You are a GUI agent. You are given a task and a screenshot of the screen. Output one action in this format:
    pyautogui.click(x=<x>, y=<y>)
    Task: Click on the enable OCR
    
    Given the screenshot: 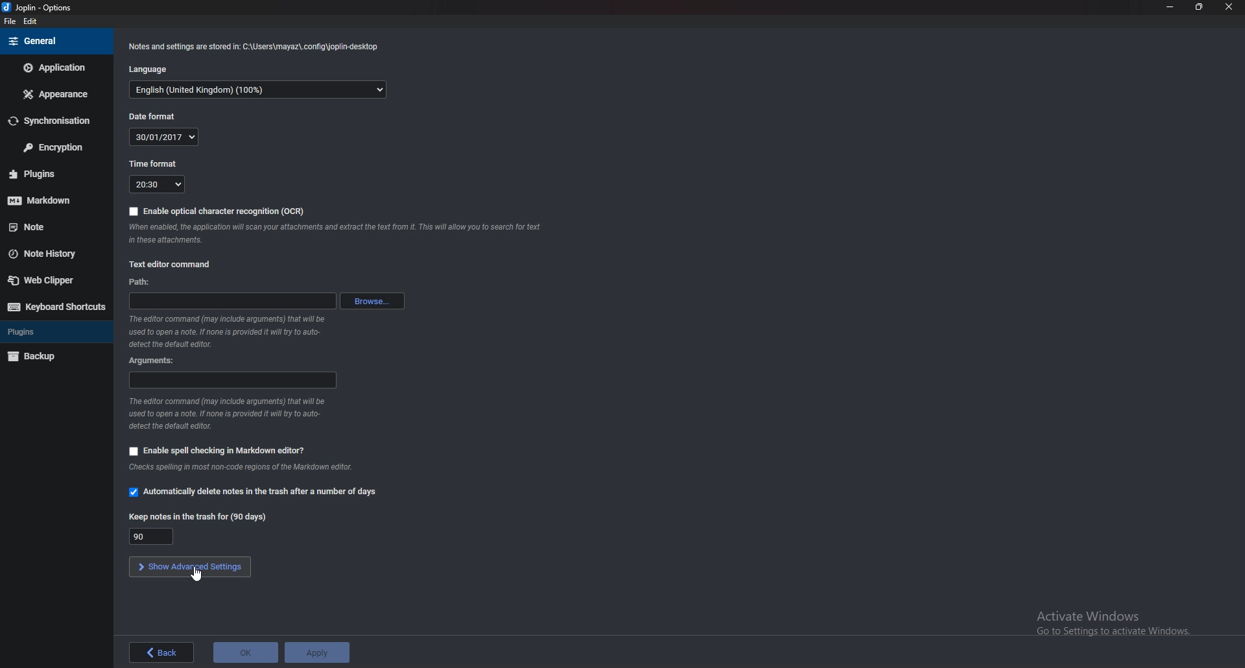 What is the action you would take?
    pyautogui.click(x=217, y=211)
    